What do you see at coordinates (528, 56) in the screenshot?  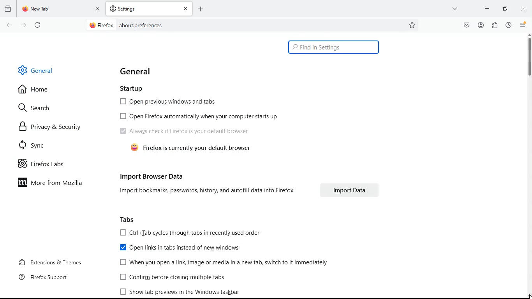 I see `scroll bar` at bounding box center [528, 56].